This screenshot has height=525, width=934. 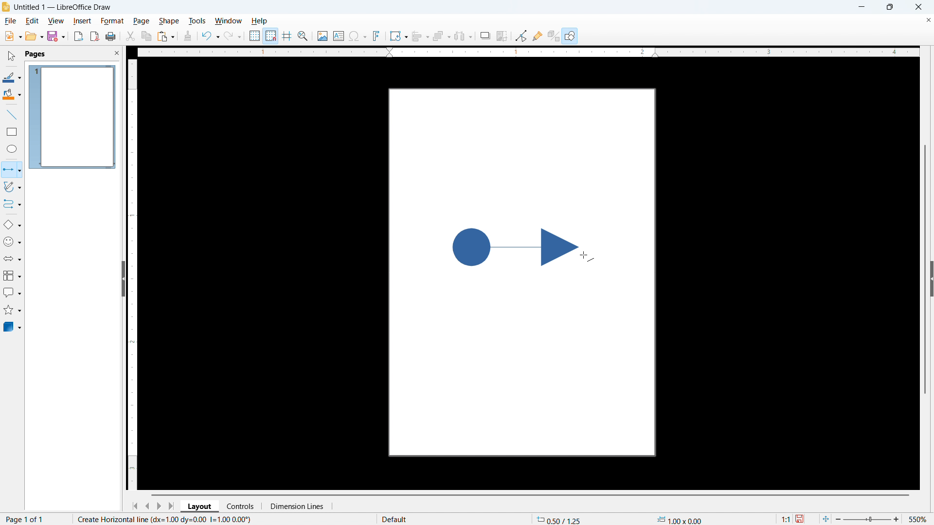 I want to click on Controls , so click(x=241, y=506).